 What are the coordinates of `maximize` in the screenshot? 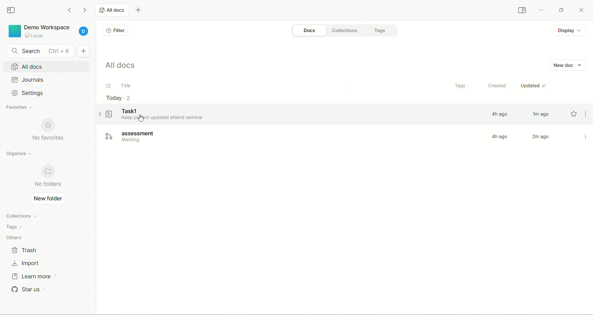 It's located at (560, 10).